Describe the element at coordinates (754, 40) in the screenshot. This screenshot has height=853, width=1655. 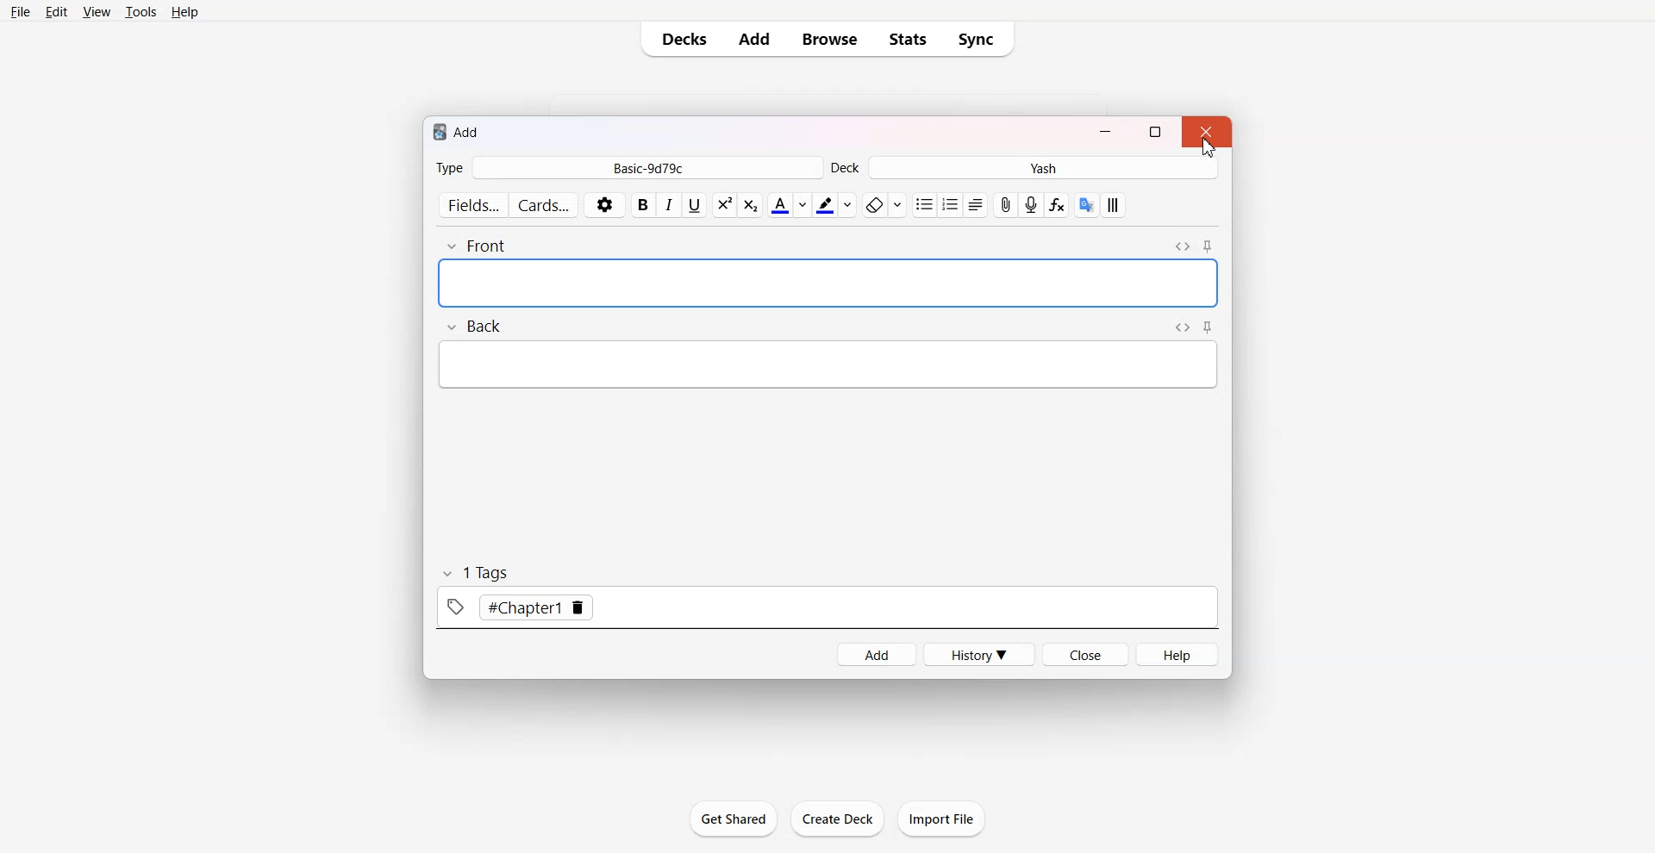
I see `Add` at that location.